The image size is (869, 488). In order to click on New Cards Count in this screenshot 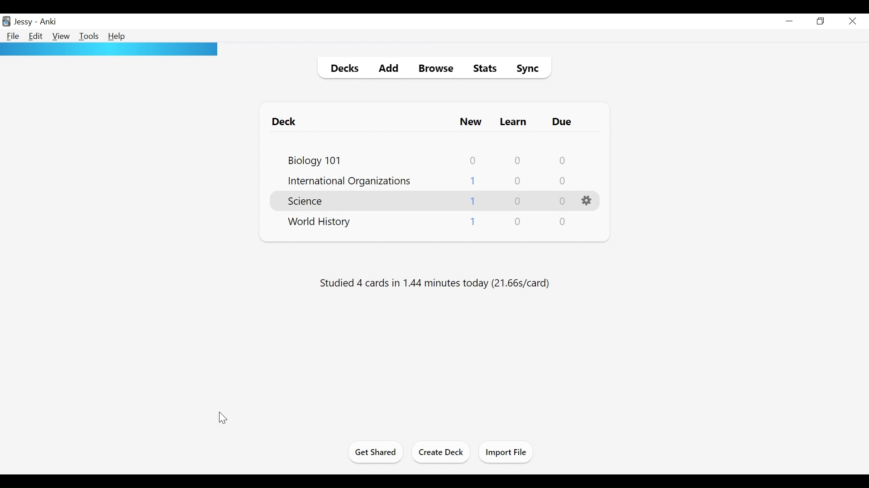, I will do `click(472, 222)`.